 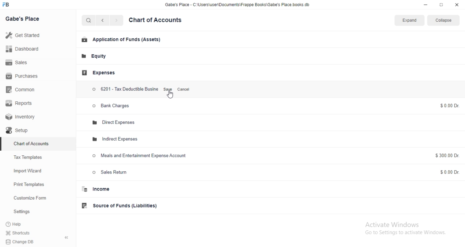 What do you see at coordinates (25, 21) in the screenshot?
I see `Gabe's Place` at bounding box center [25, 21].